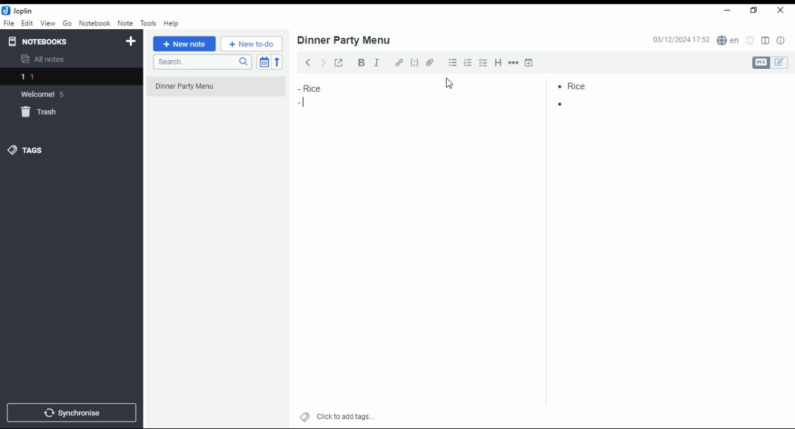 The width and height of the screenshot is (795, 429). I want to click on edit, so click(781, 63).